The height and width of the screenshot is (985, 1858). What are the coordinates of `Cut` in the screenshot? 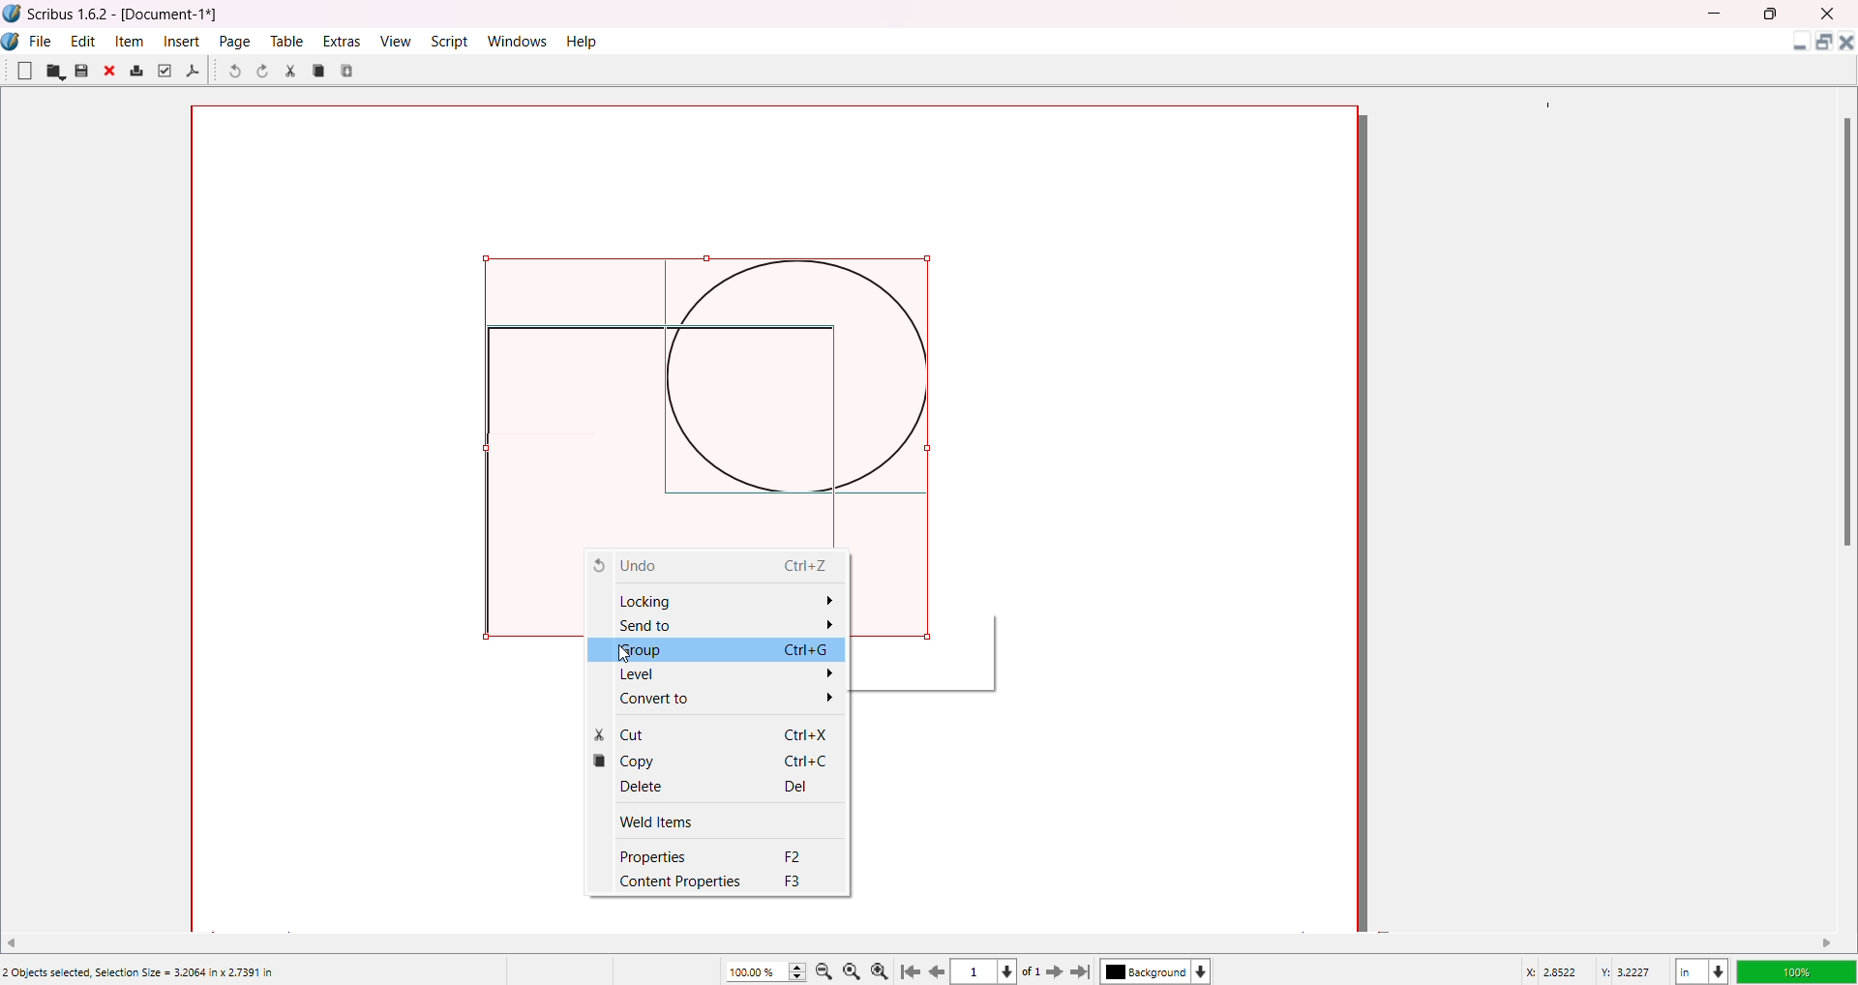 It's located at (290, 71).